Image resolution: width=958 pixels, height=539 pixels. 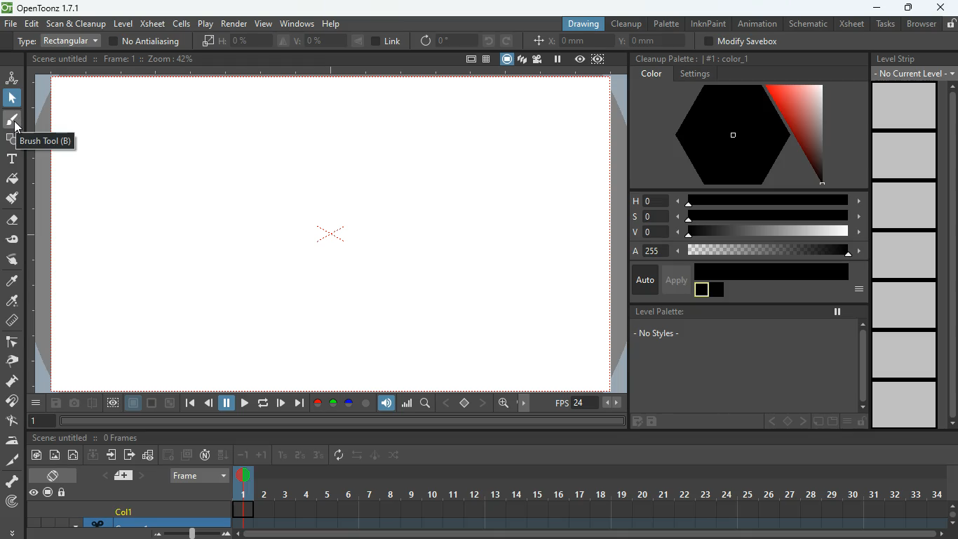 What do you see at coordinates (169, 455) in the screenshot?
I see `back` at bounding box center [169, 455].